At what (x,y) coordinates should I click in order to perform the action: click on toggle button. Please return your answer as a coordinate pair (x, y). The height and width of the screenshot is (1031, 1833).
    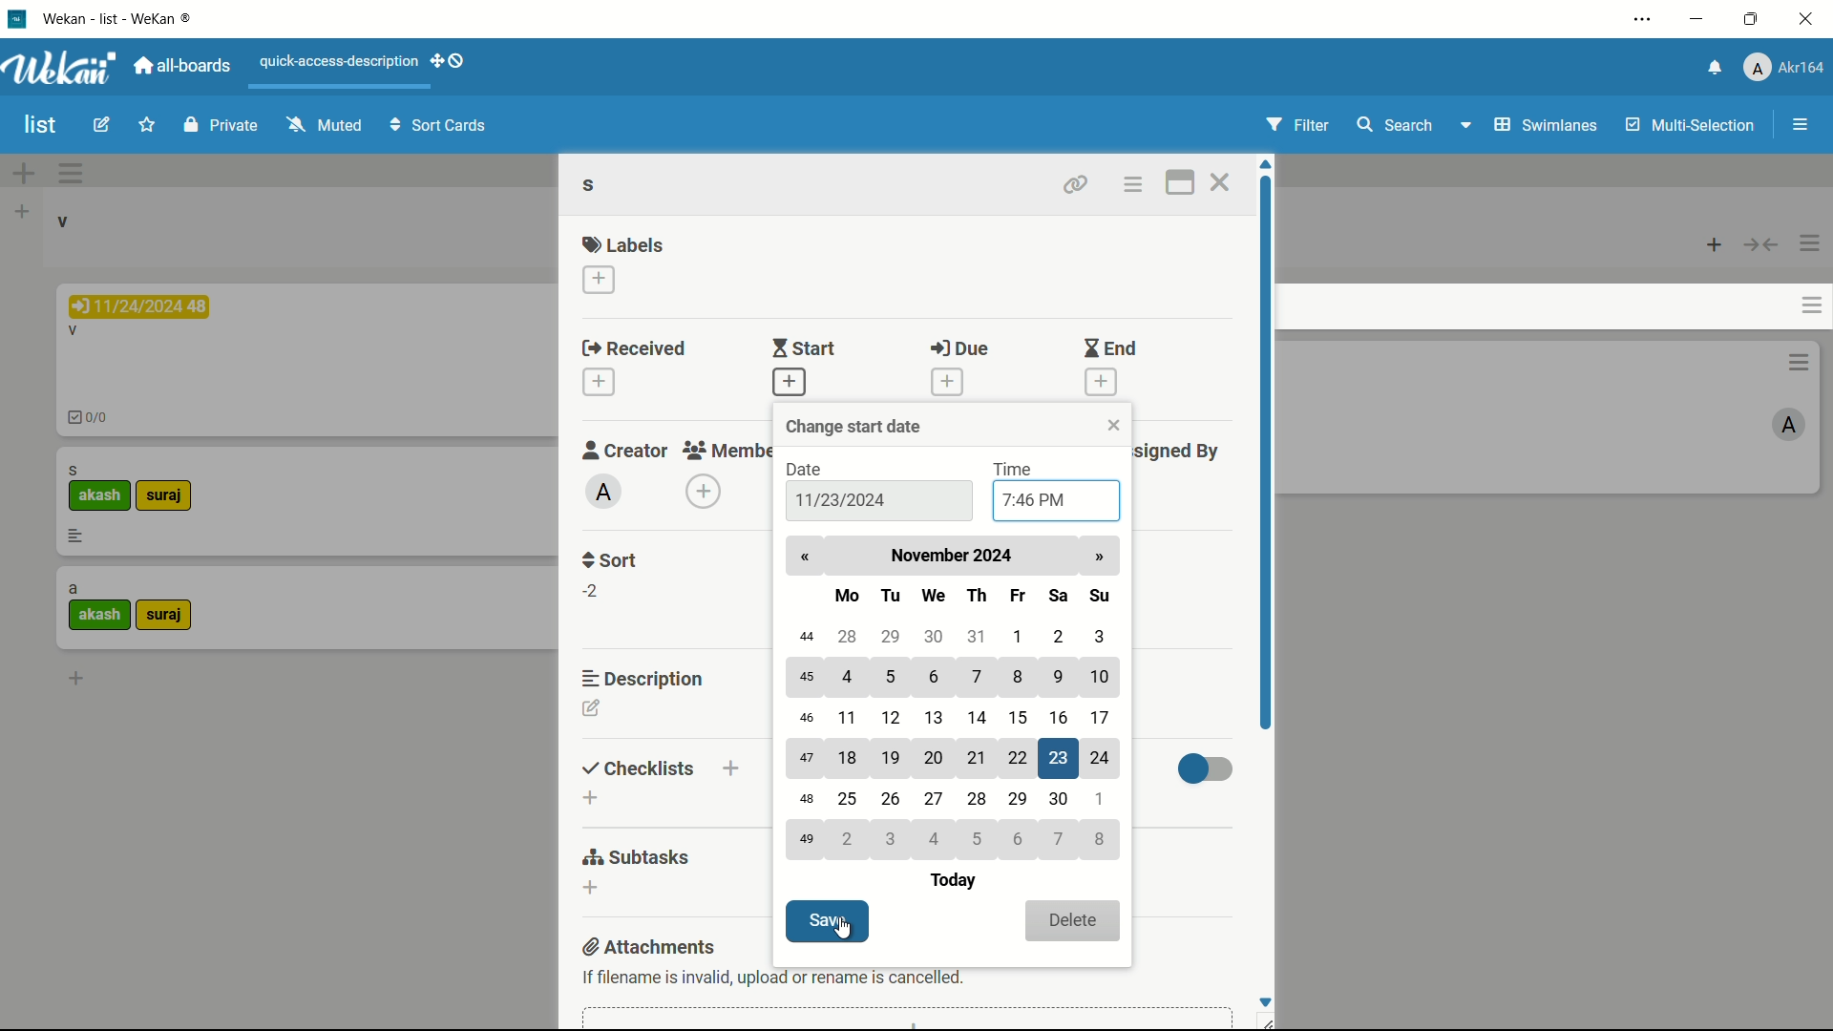
    Looking at the image, I should click on (1206, 771).